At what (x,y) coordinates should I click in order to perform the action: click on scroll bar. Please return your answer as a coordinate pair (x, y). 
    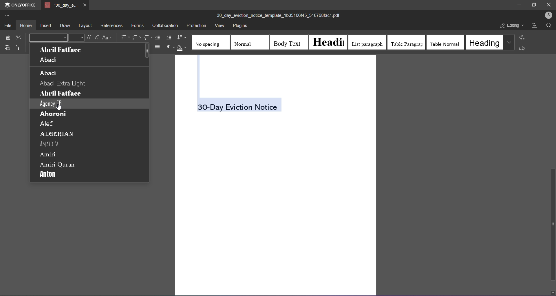
    Looking at the image, I should click on (552, 225).